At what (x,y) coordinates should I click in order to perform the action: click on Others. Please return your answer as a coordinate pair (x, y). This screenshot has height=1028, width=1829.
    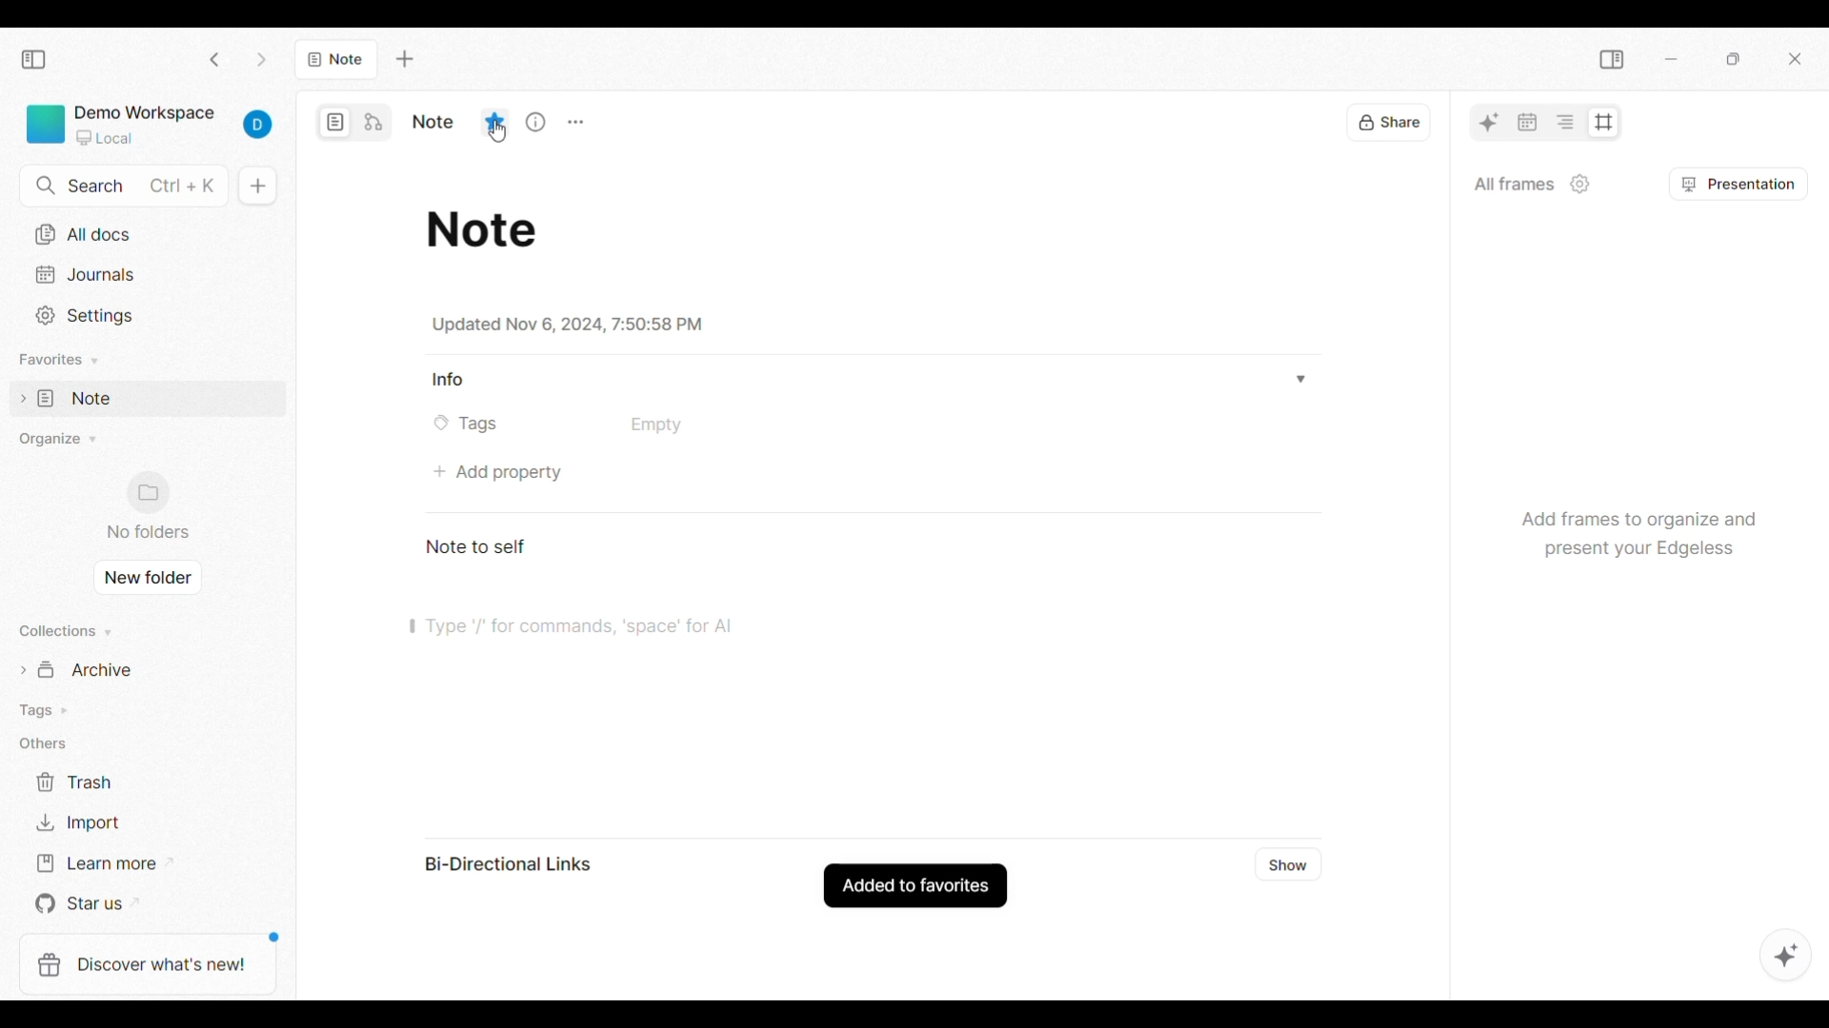
    Looking at the image, I should click on (46, 745).